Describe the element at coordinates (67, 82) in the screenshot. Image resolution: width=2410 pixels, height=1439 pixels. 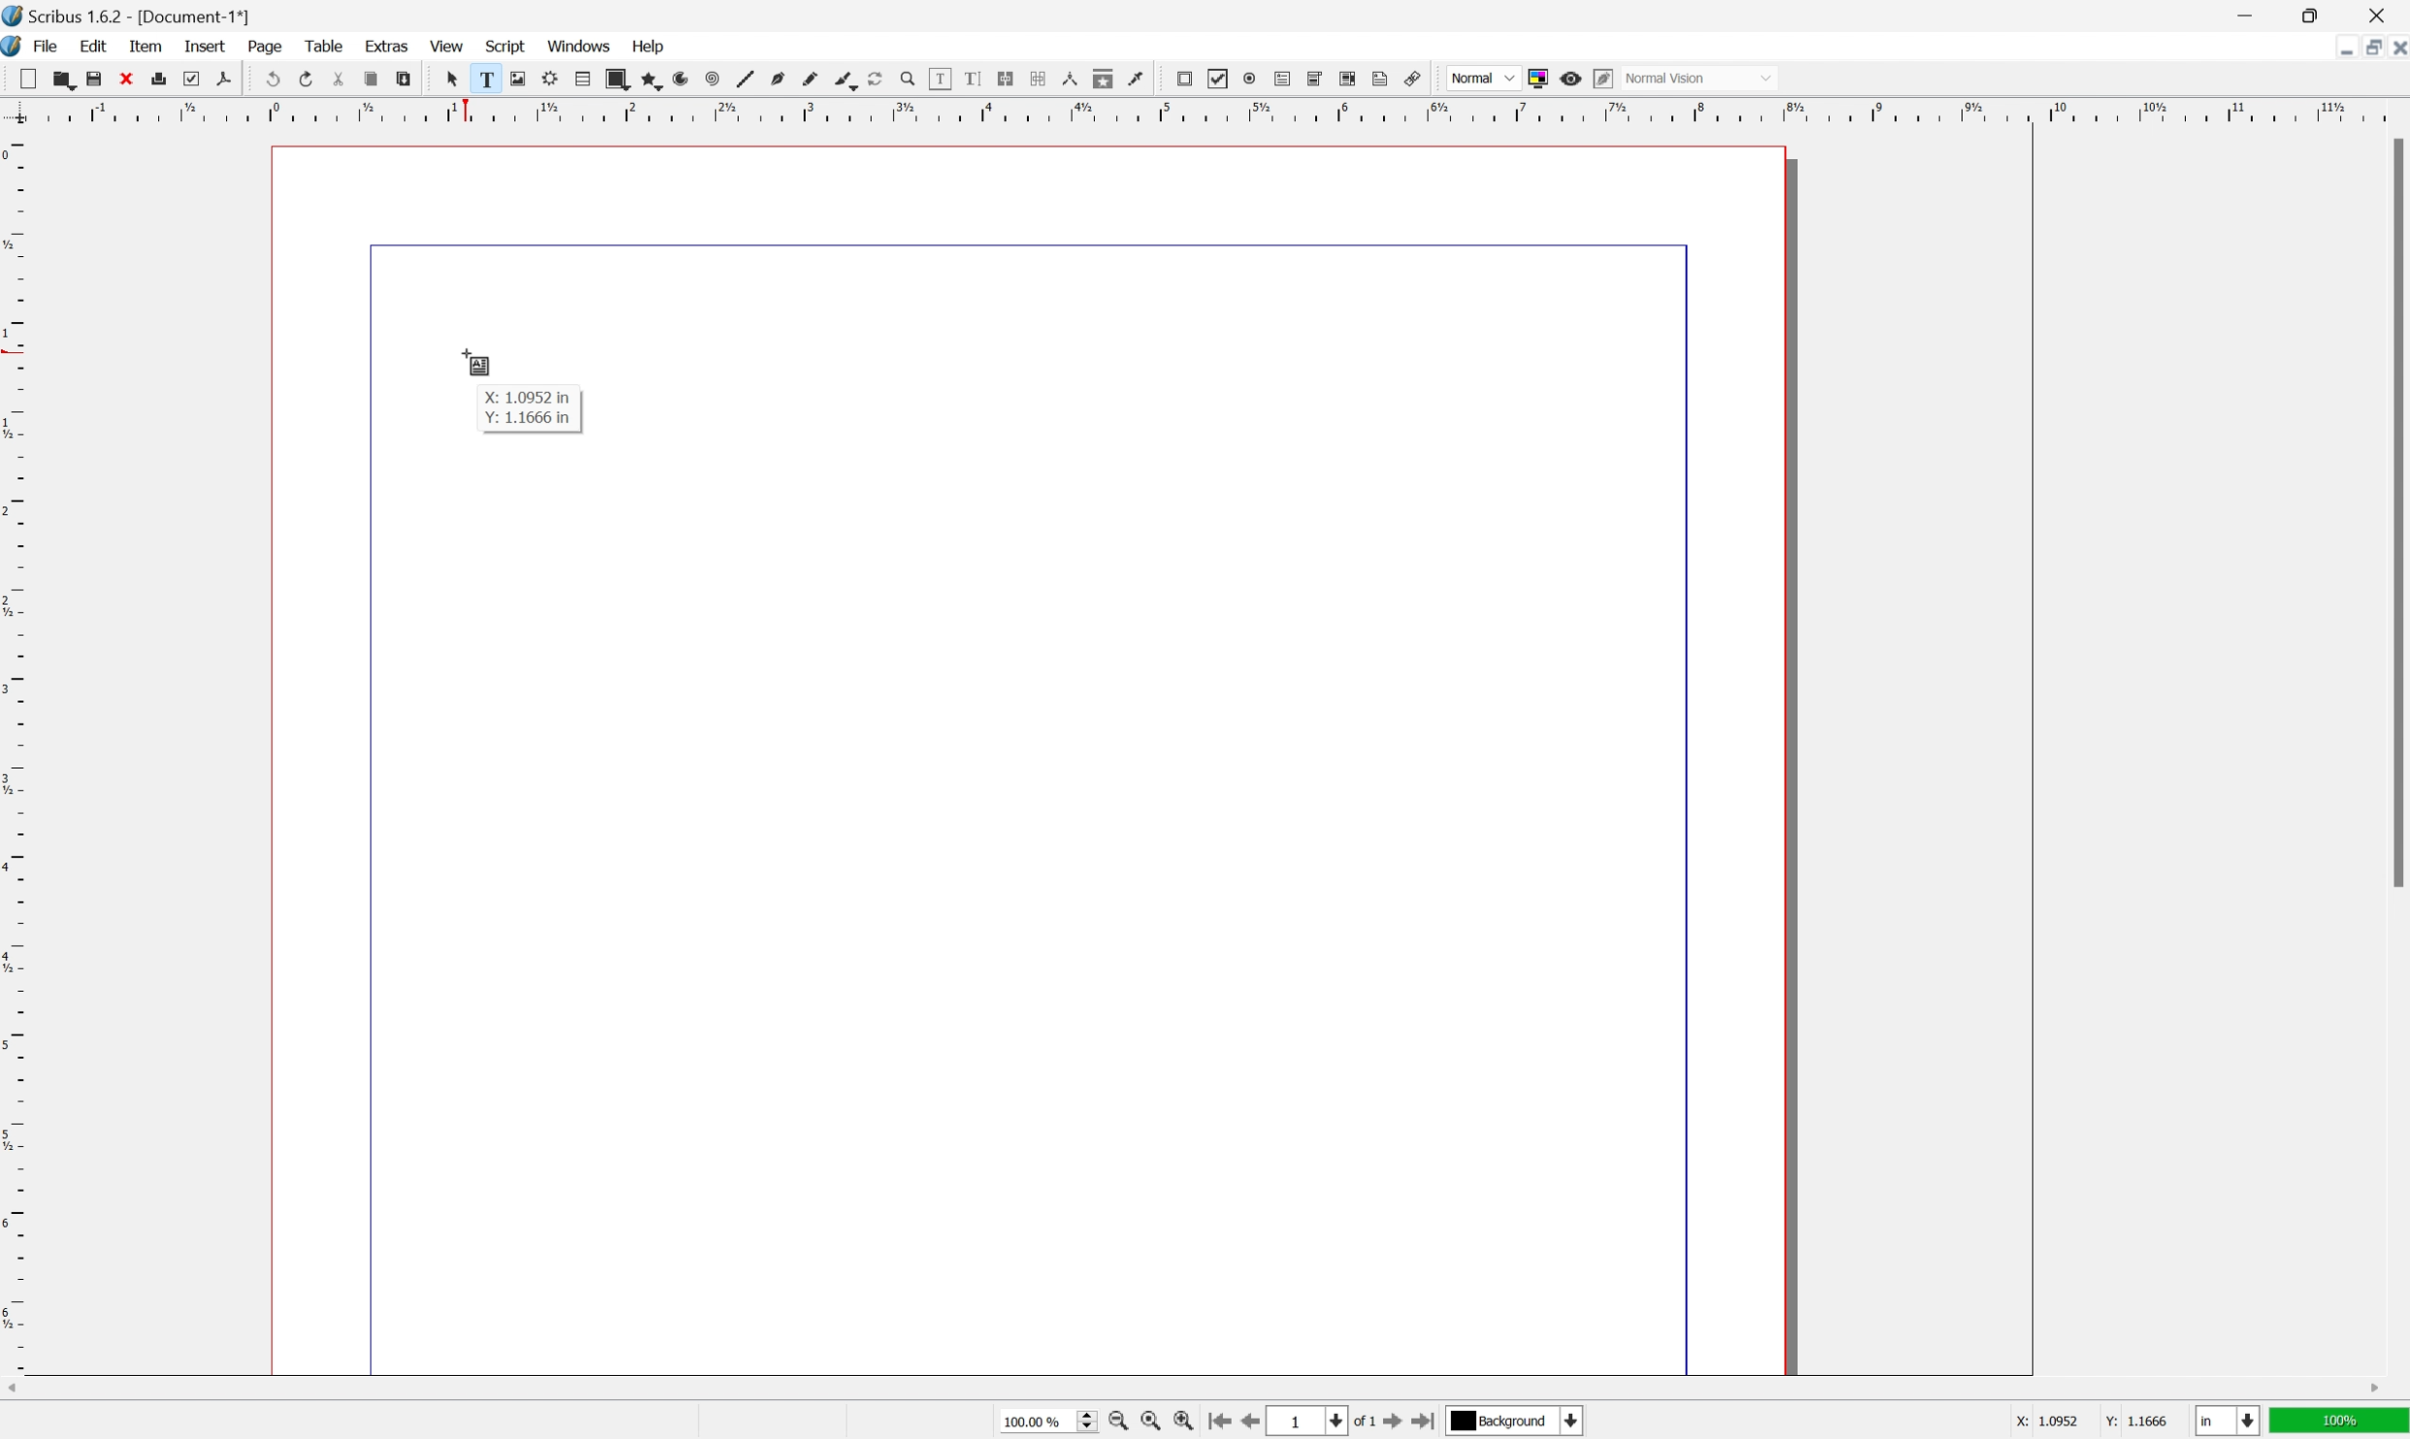
I see `open` at that location.